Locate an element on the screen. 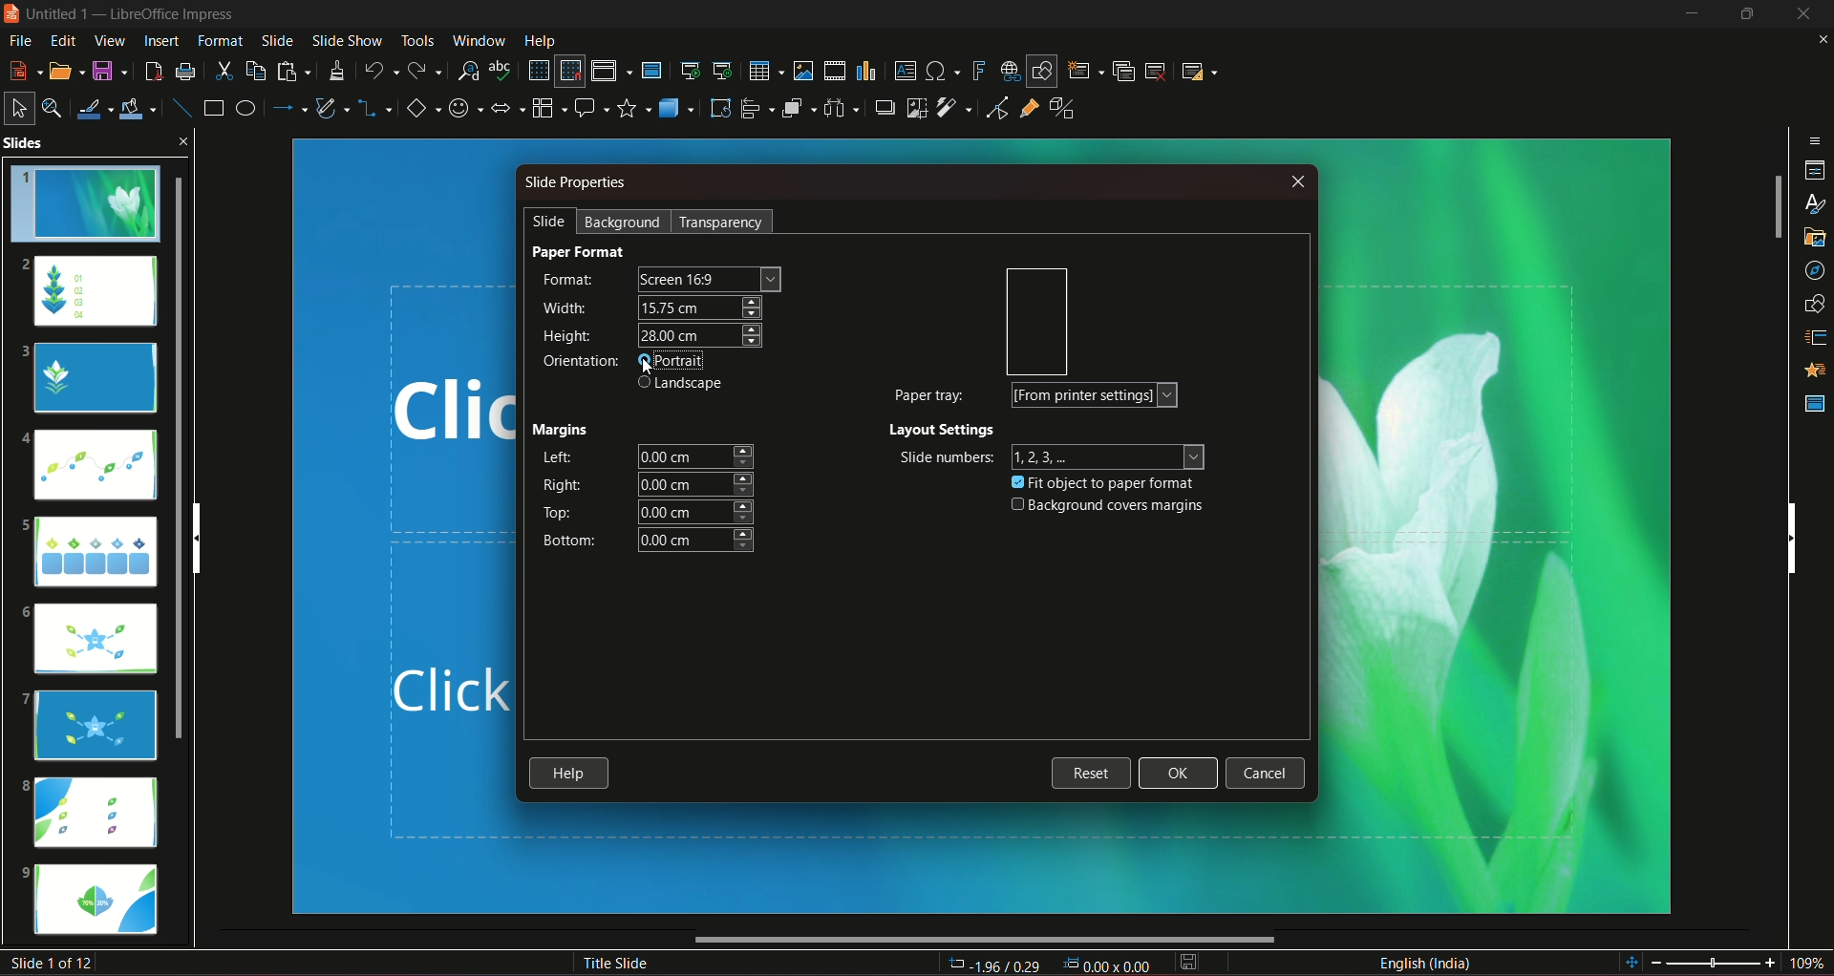  top is located at coordinates (559, 513).